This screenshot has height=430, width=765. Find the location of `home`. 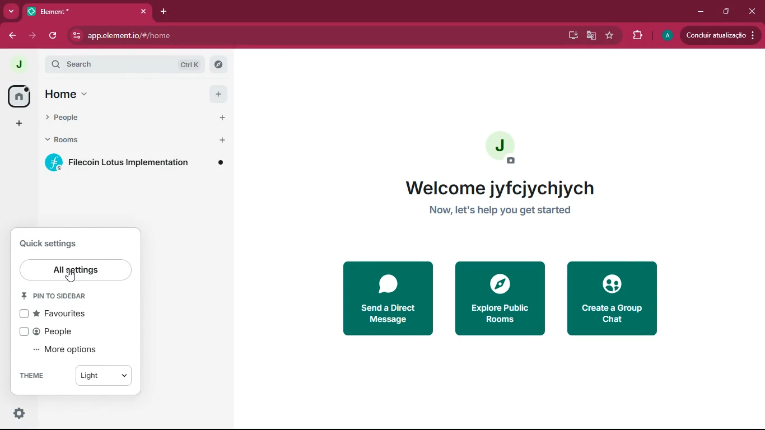

home is located at coordinates (122, 95).